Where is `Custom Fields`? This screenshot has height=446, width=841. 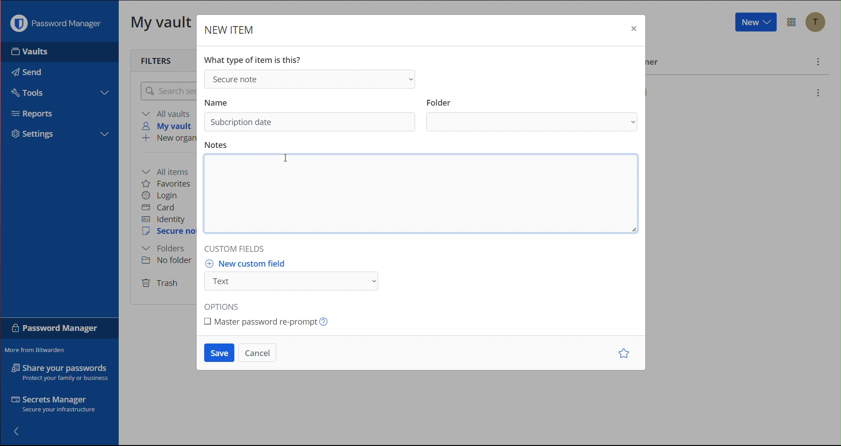
Custom Fields is located at coordinates (237, 246).